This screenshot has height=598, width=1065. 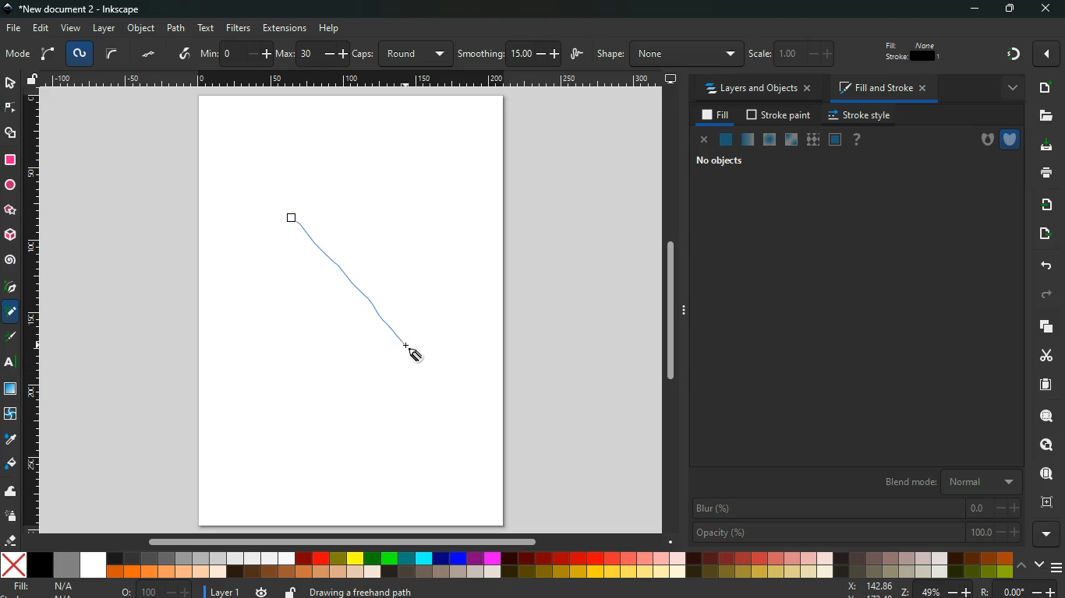 What do you see at coordinates (885, 86) in the screenshot?
I see `fill and stroke` at bounding box center [885, 86].